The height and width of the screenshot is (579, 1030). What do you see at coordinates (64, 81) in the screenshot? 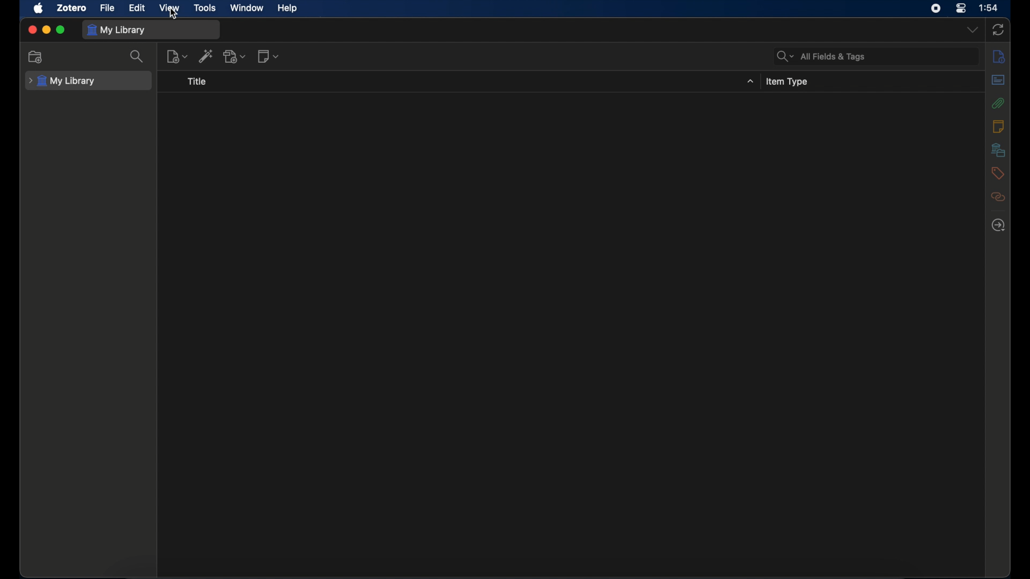
I see `my library` at bounding box center [64, 81].